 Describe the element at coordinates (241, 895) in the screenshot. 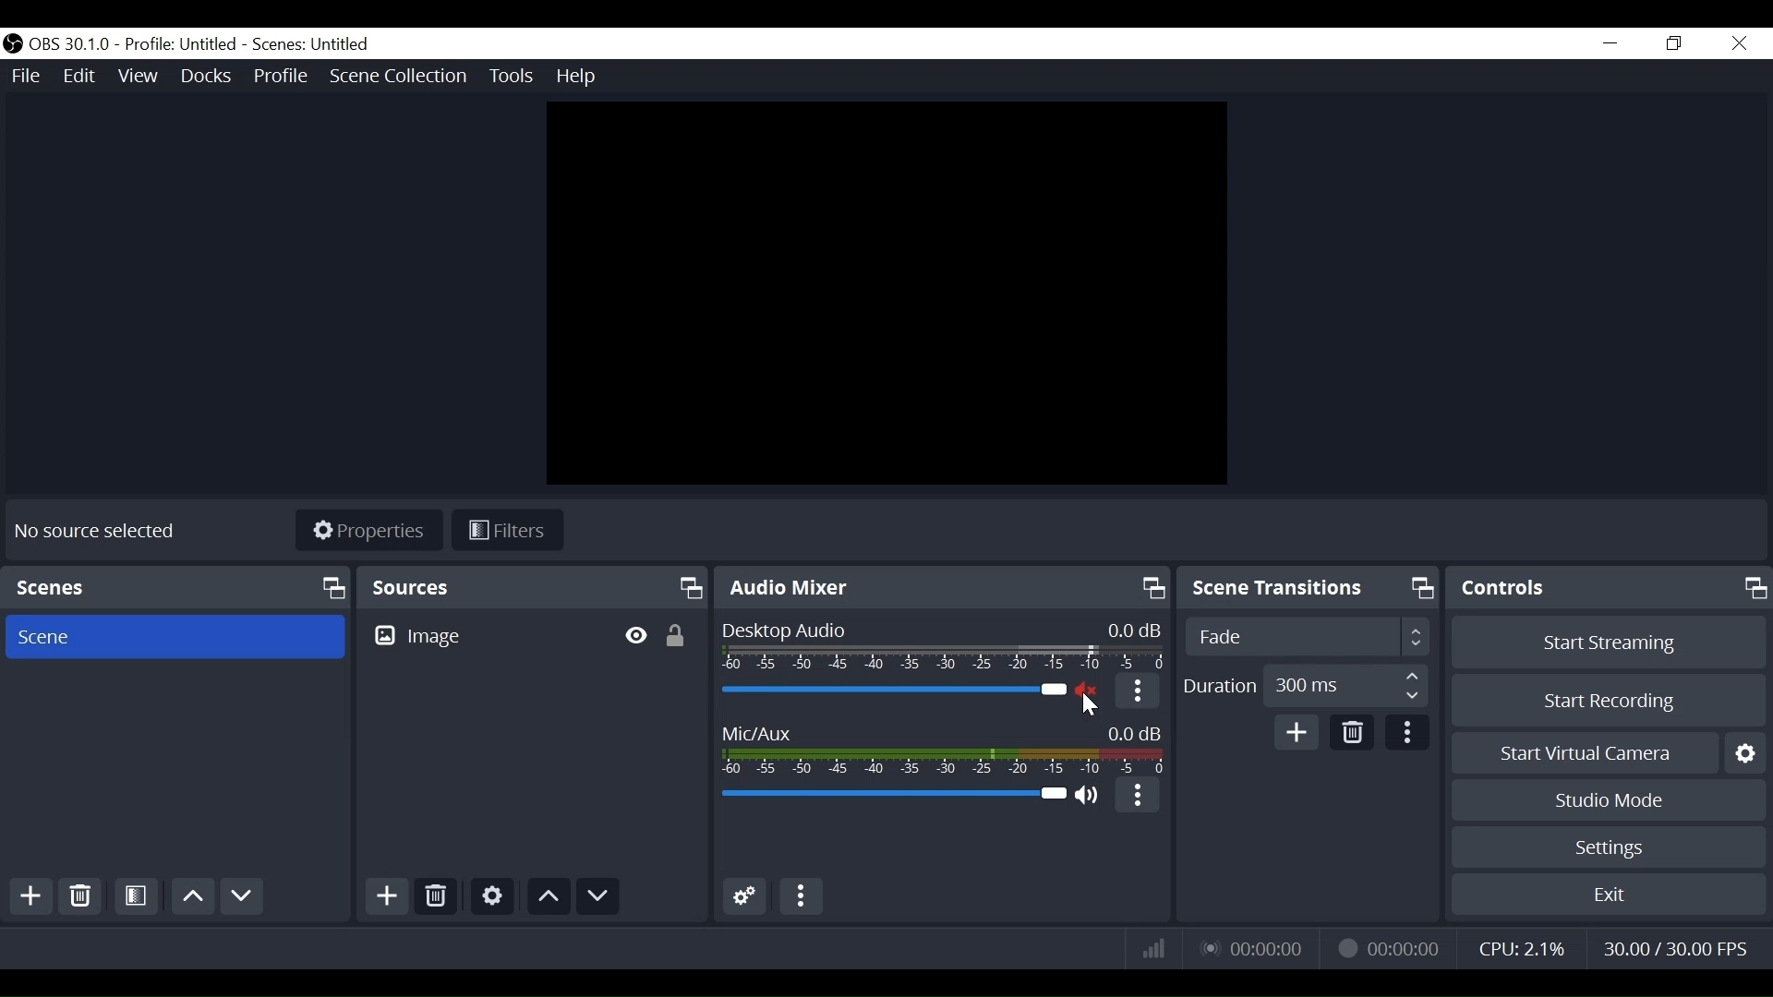

I see `Move down` at that location.